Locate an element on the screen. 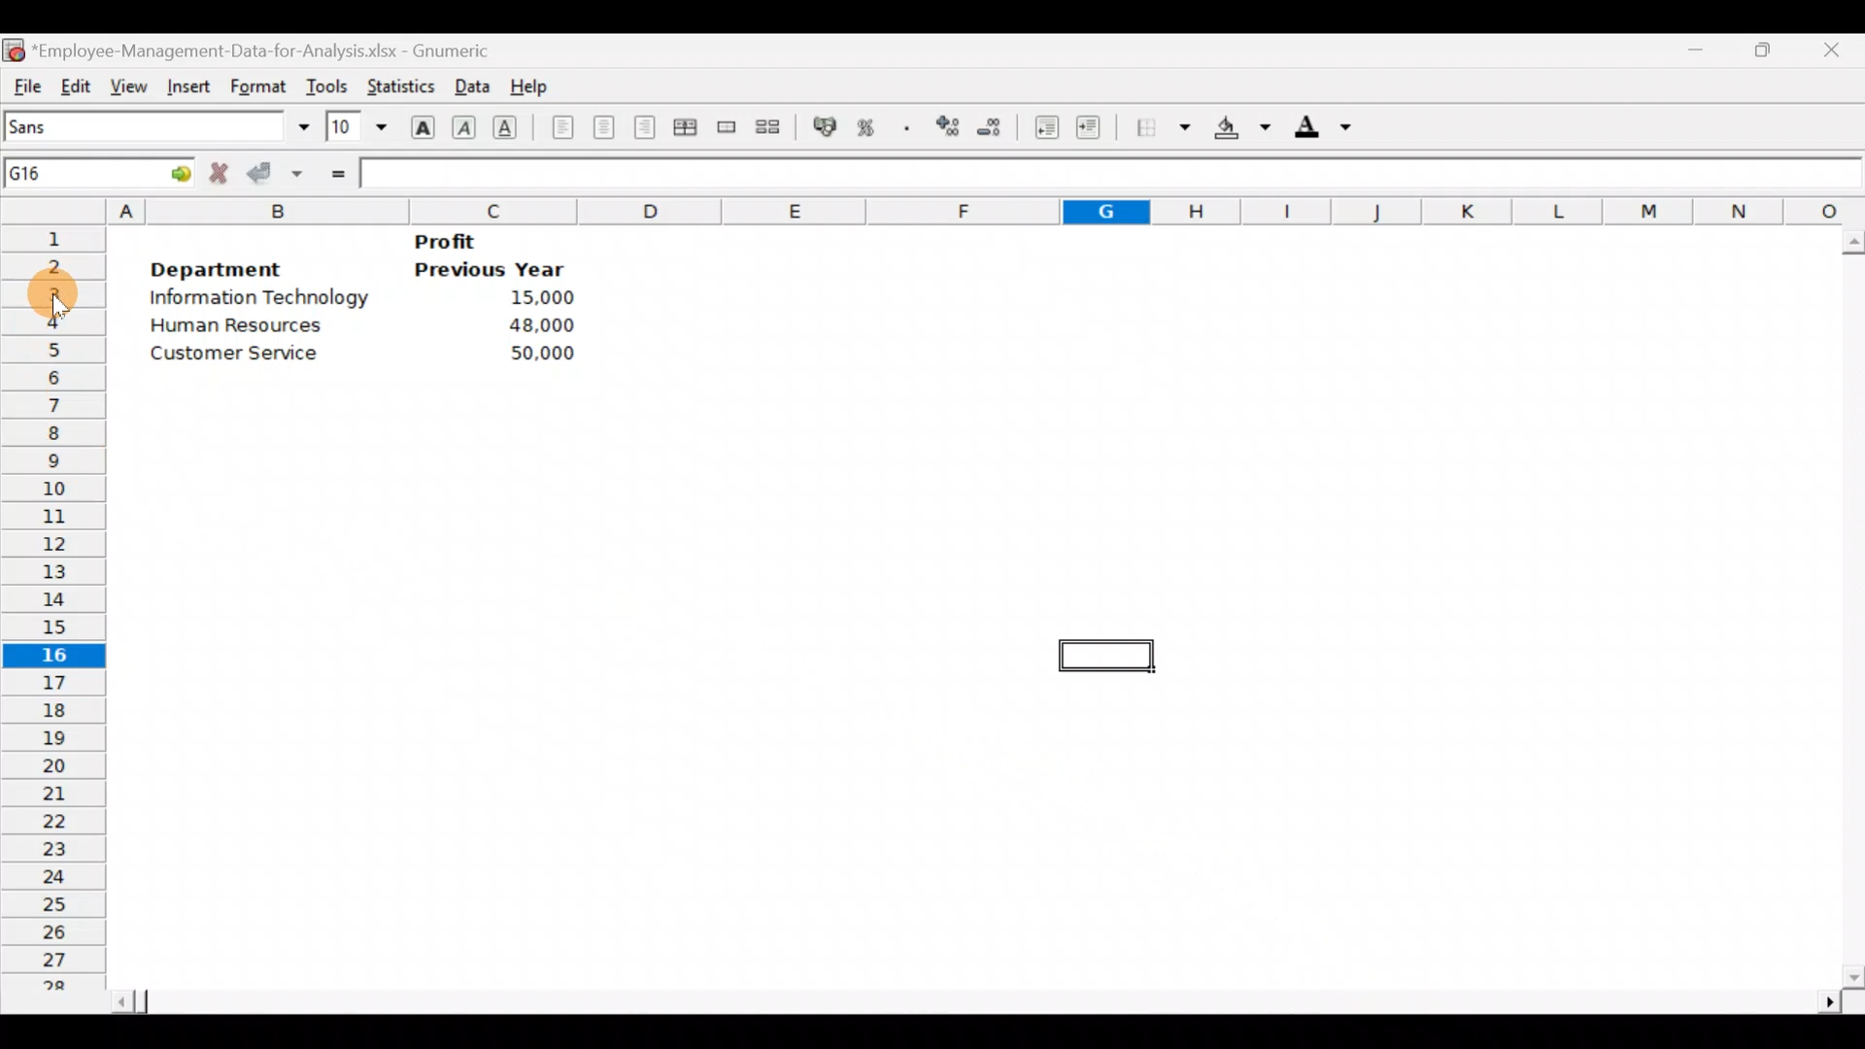 This screenshot has height=1049, width=1865. Customer service is located at coordinates (244, 357).